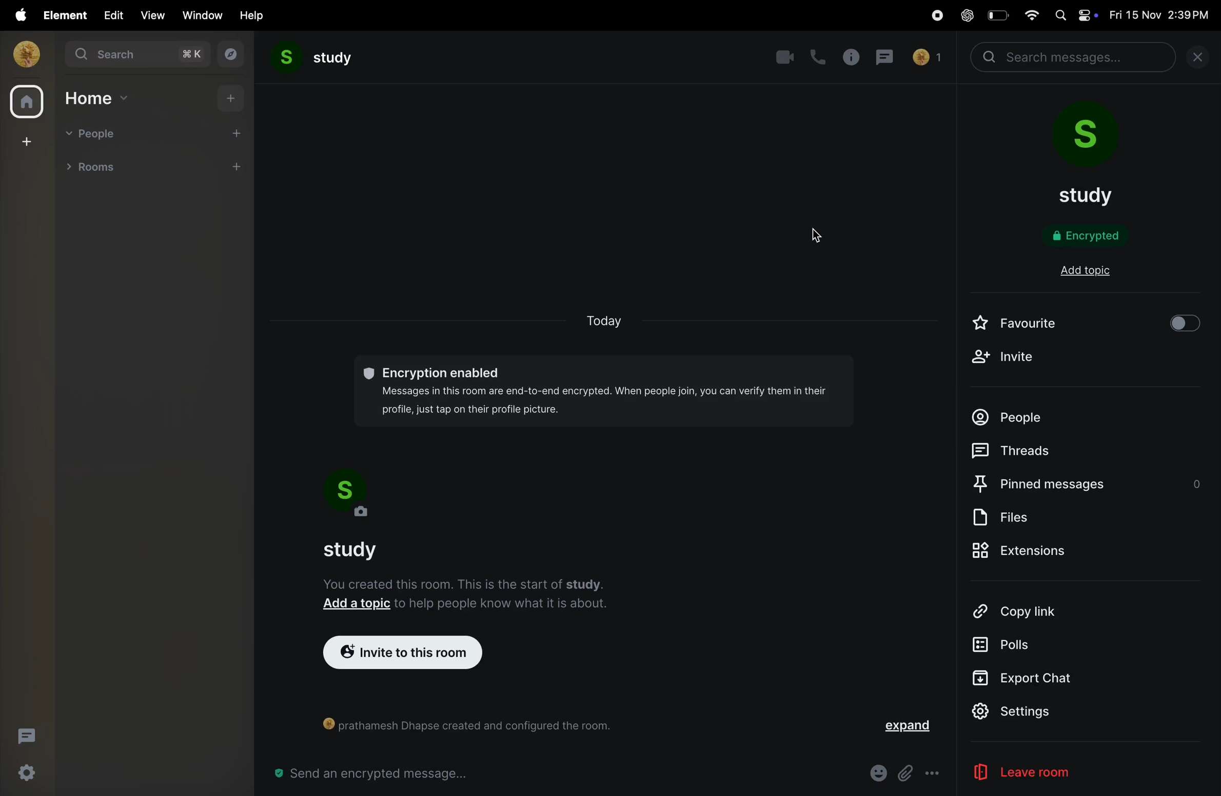  Describe the element at coordinates (1090, 195) in the screenshot. I see `study ` at that location.